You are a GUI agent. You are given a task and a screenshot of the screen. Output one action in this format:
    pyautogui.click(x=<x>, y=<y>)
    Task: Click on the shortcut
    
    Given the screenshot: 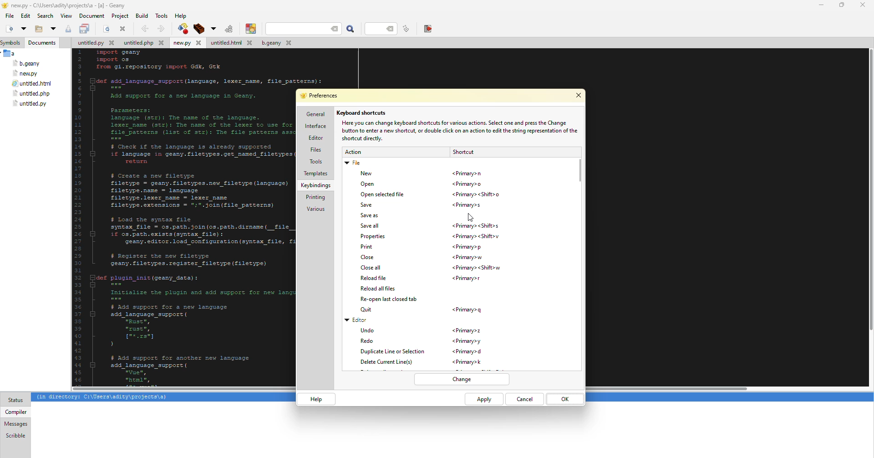 What is the action you would take?
    pyautogui.click(x=467, y=310)
    